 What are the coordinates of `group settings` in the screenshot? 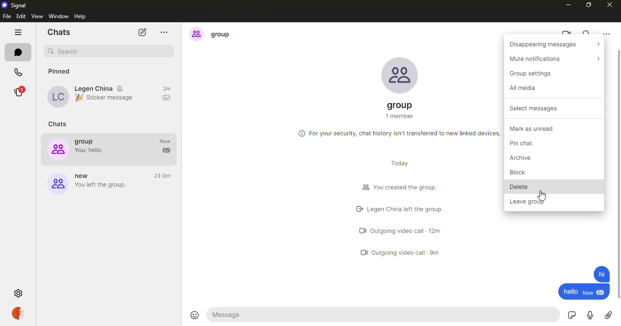 It's located at (533, 74).